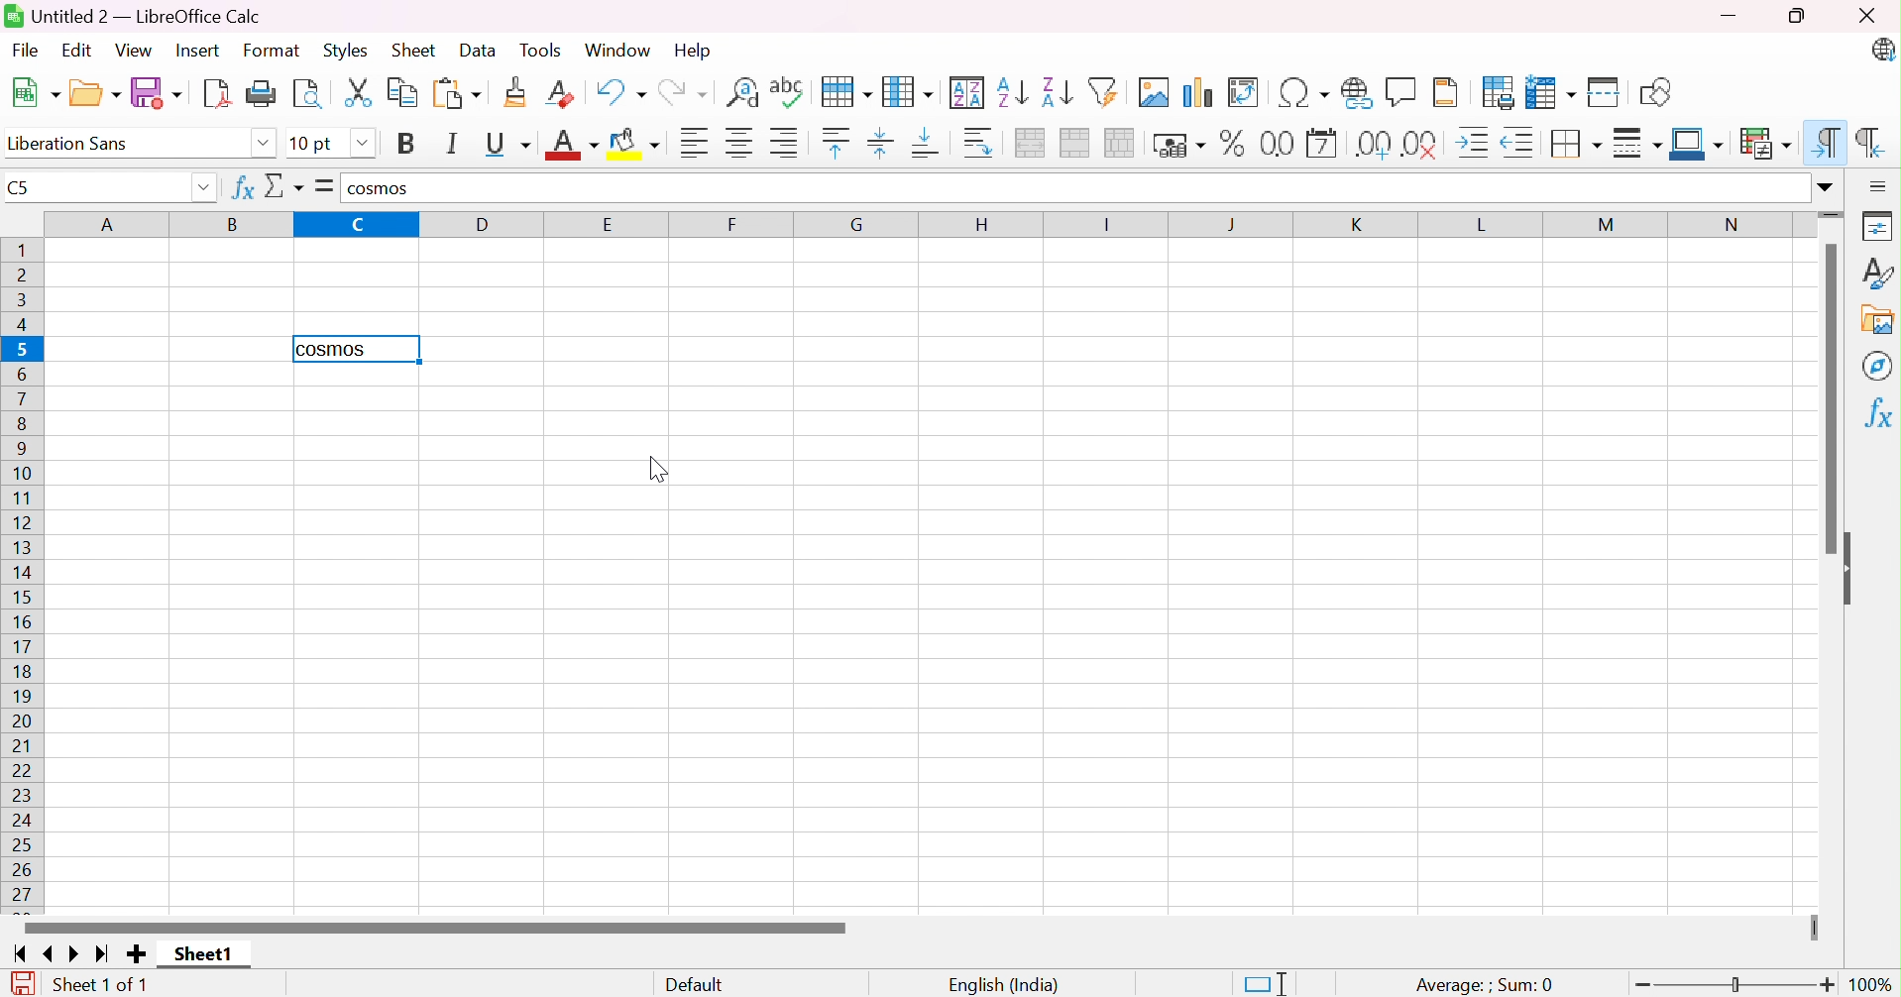 Image resolution: width=1901 pixels, height=997 pixels. Describe the element at coordinates (1307, 92) in the screenshot. I see `Insert Special Functions` at that location.